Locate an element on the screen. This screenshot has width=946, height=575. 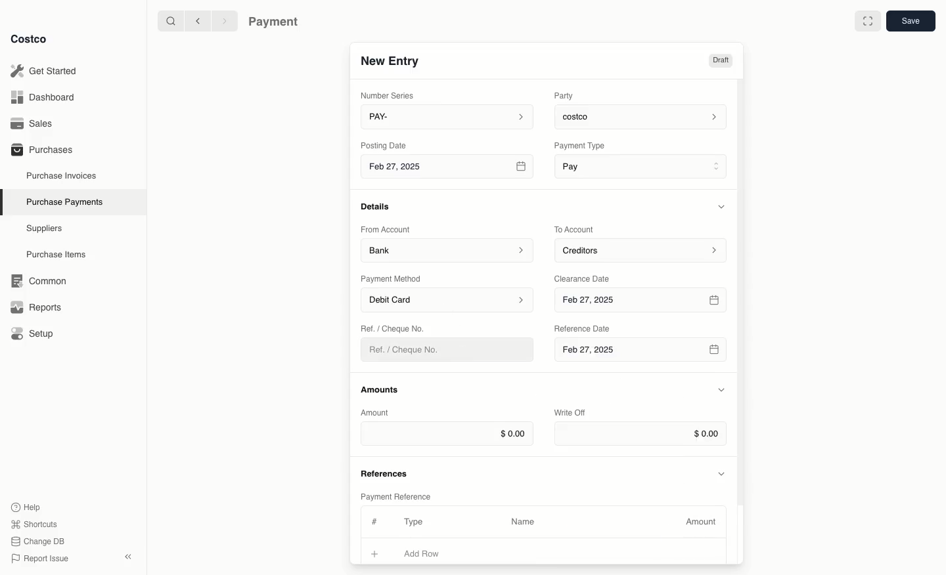
Payment is located at coordinates (277, 23).